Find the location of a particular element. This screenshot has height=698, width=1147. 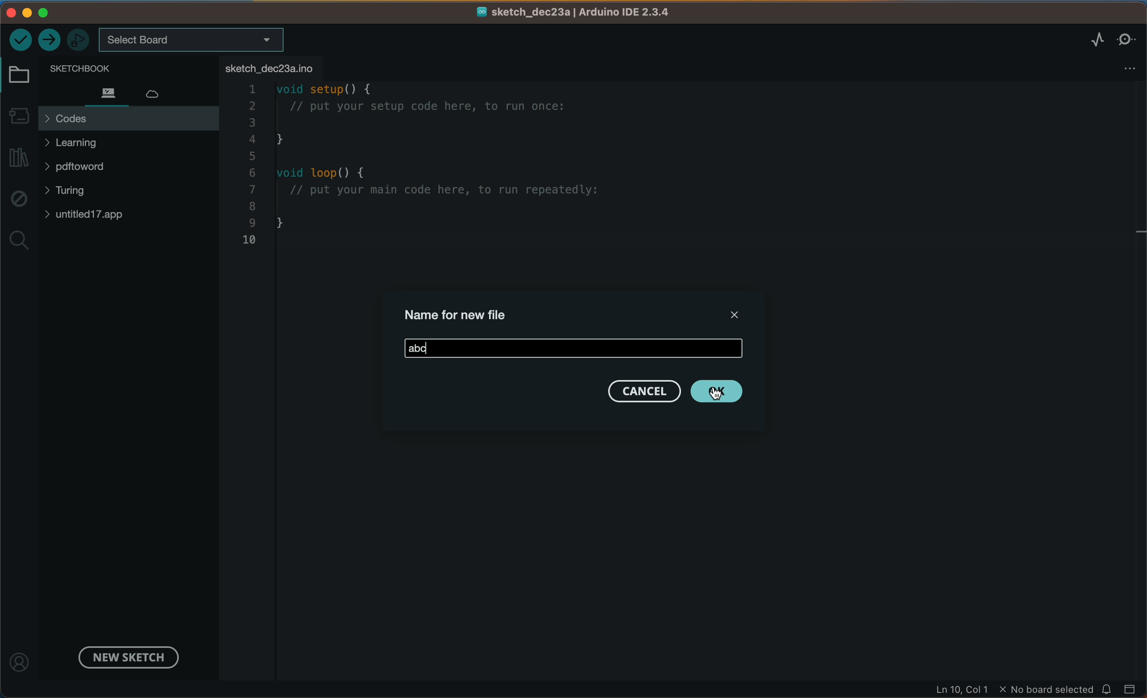

close is located at coordinates (731, 313).